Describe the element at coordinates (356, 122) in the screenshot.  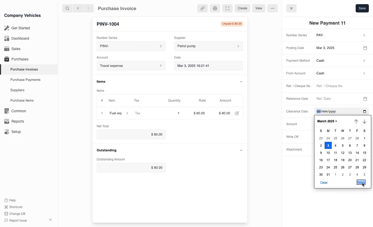
I see `previous month` at that location.